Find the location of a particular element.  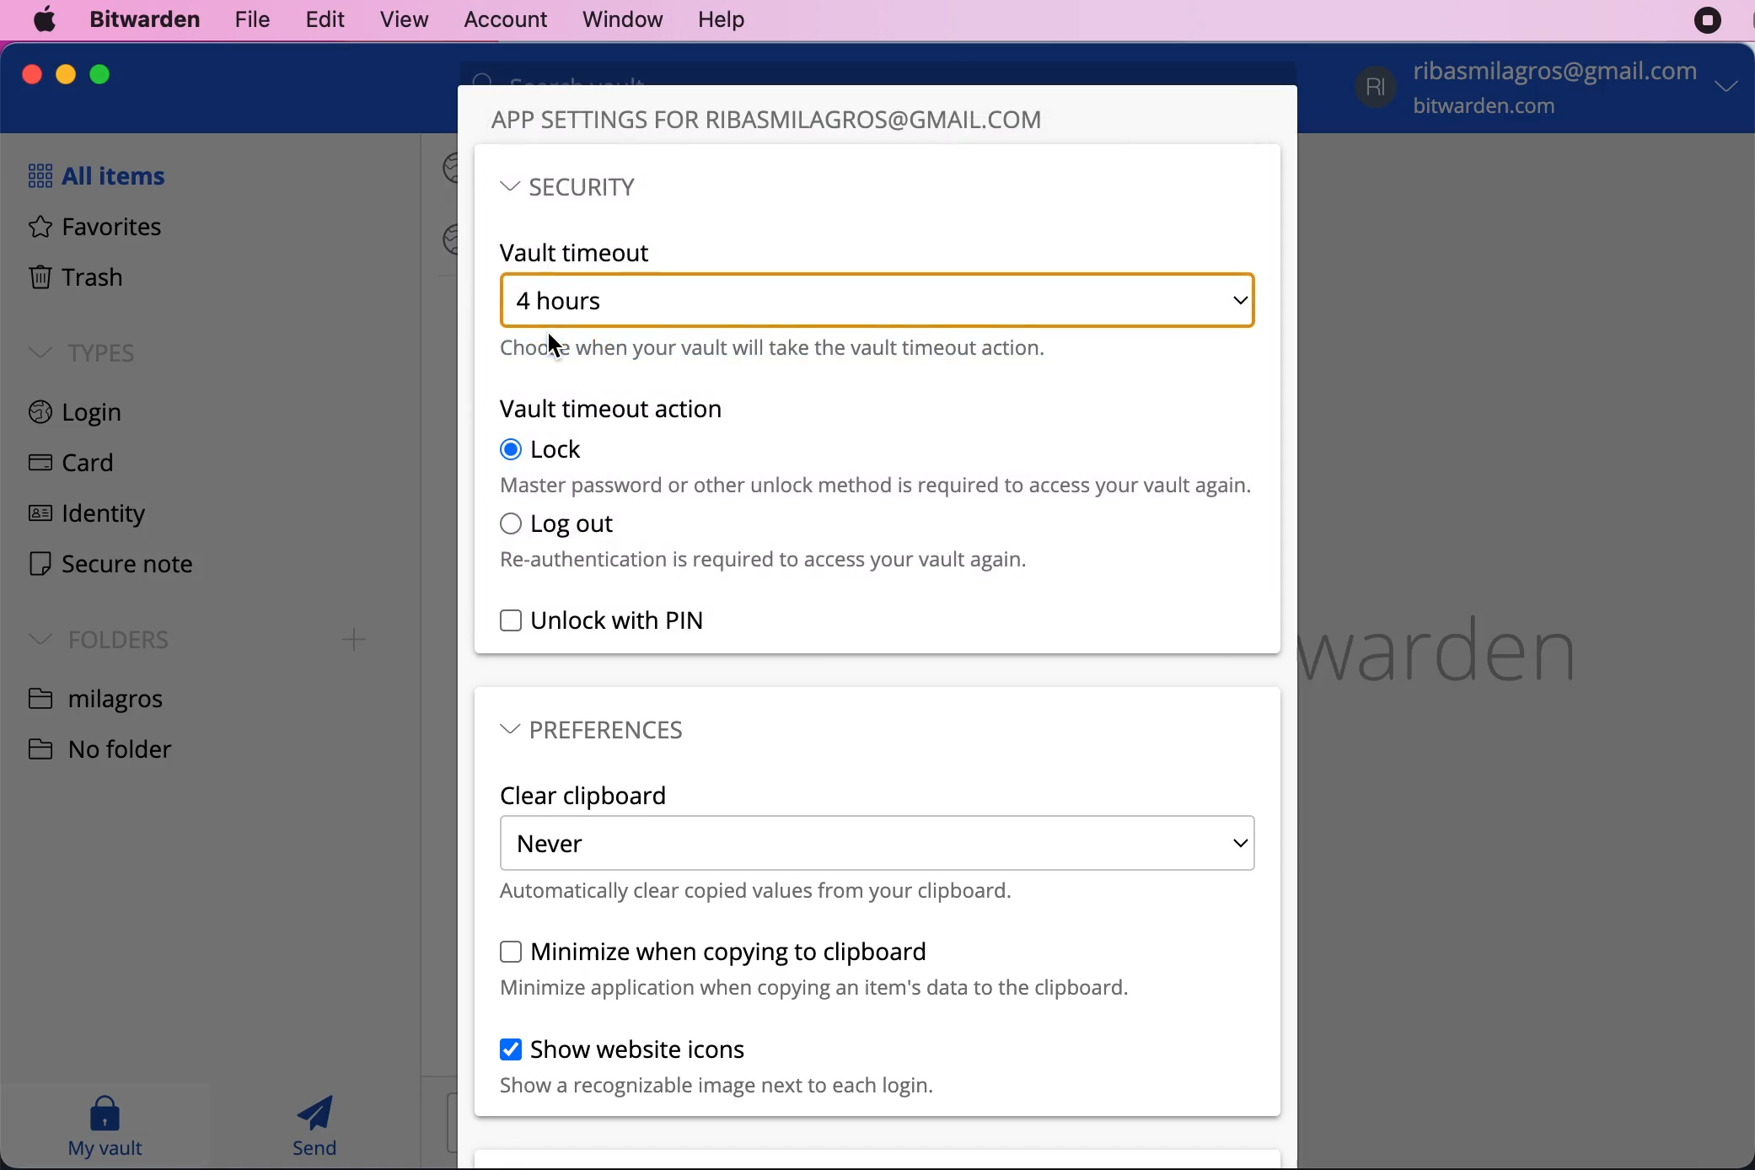

login is located at coordinates (97, 415).